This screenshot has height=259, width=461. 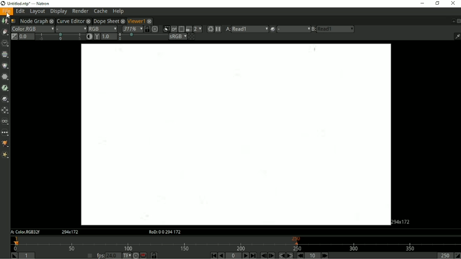 What do you see at coordinates (103, 29) in the screenshot?
I see `Display channels` at bounding box center [103, 29].